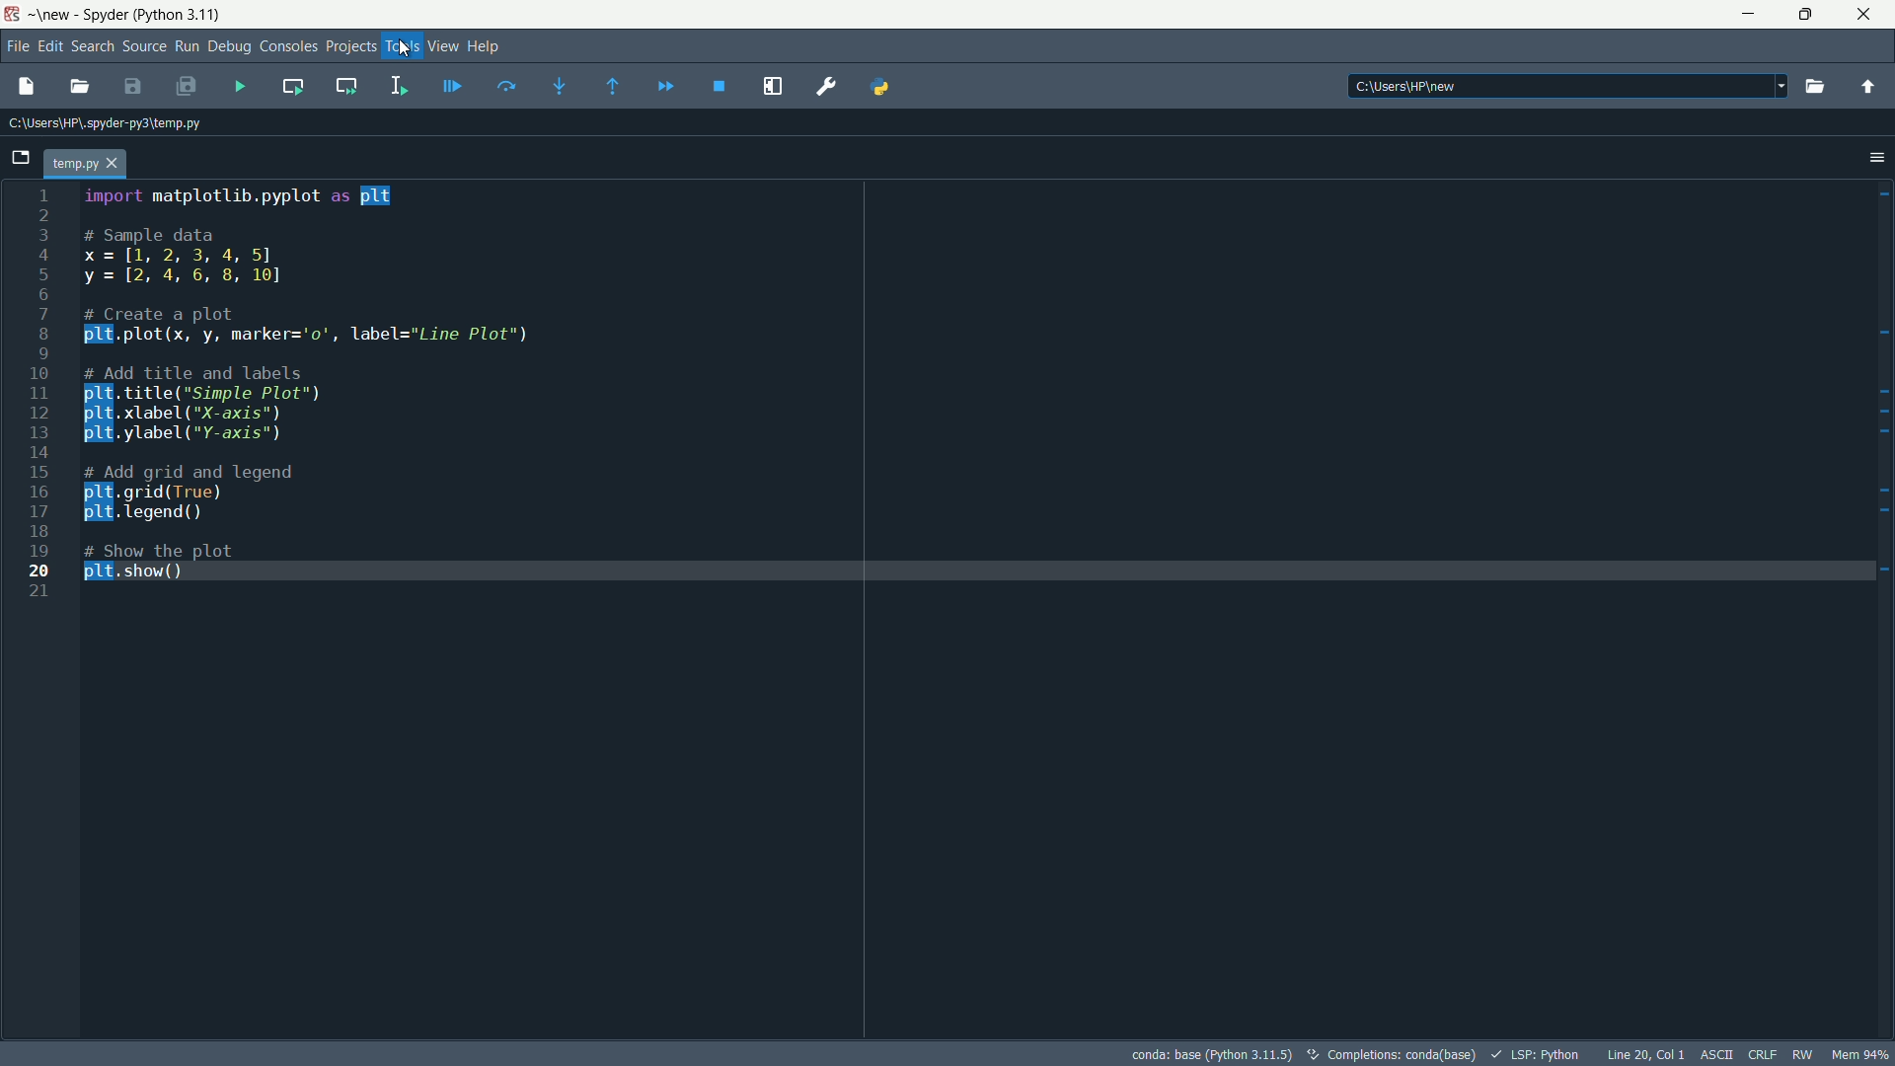 The image size is (1895, 1066). I want to click on view, so click(443, 47).